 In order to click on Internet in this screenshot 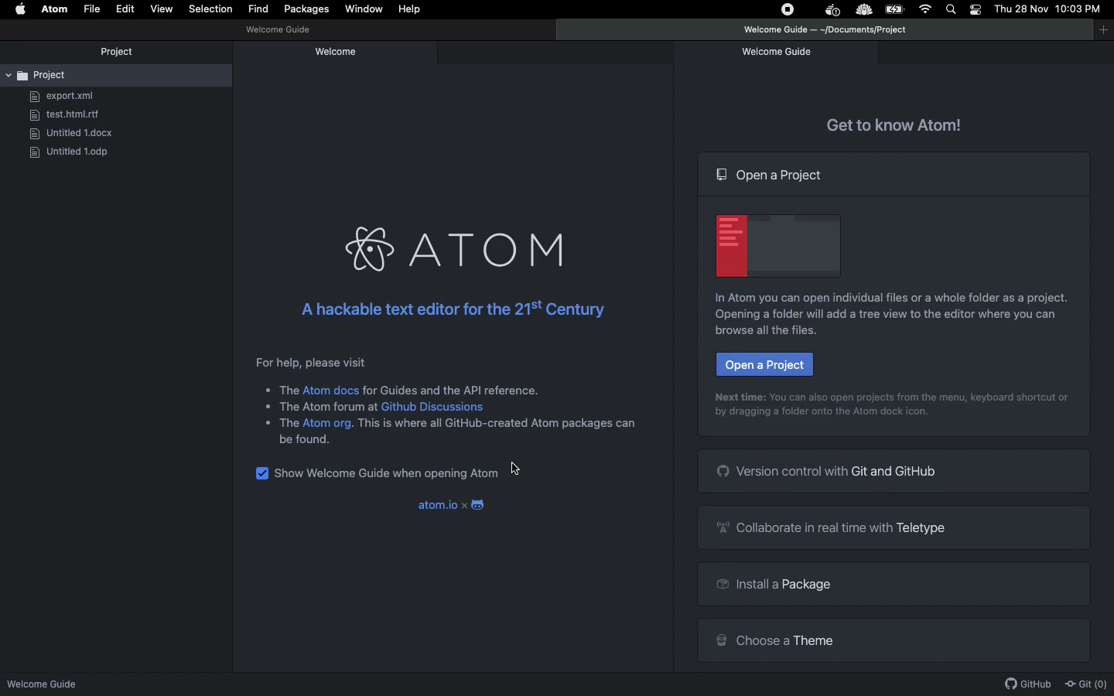, I will do `click(927, 9)`.